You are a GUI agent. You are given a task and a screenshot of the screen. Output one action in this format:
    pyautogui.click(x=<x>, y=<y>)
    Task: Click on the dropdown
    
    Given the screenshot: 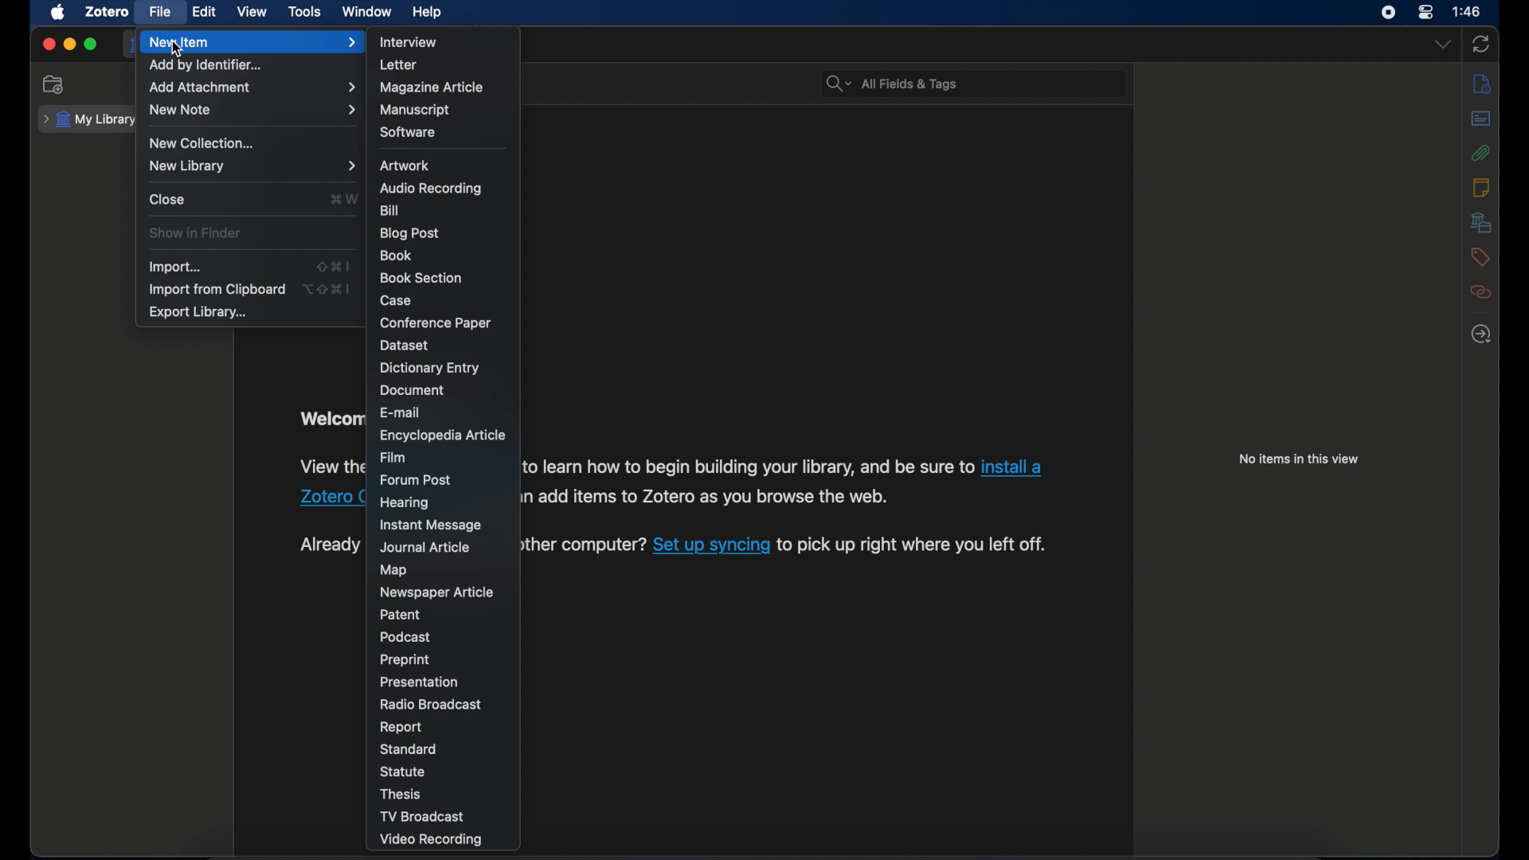 What is the action you would take?
    pyautogui.click(x=1442, y=45)
    